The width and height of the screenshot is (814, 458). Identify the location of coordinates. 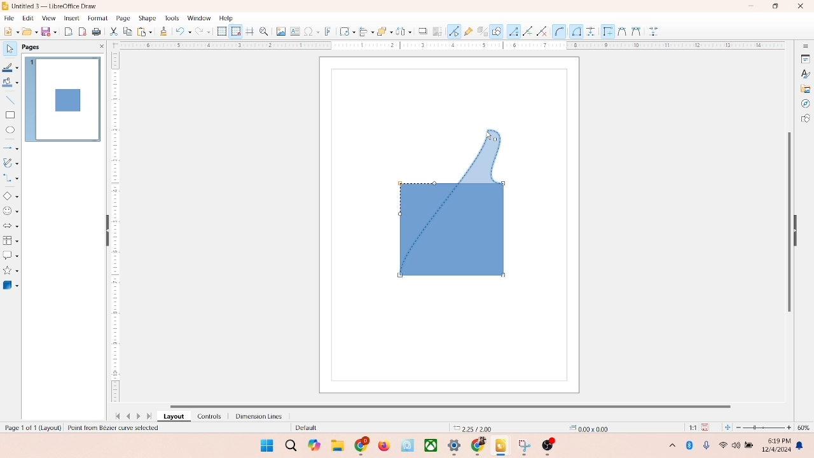
(469, 427).